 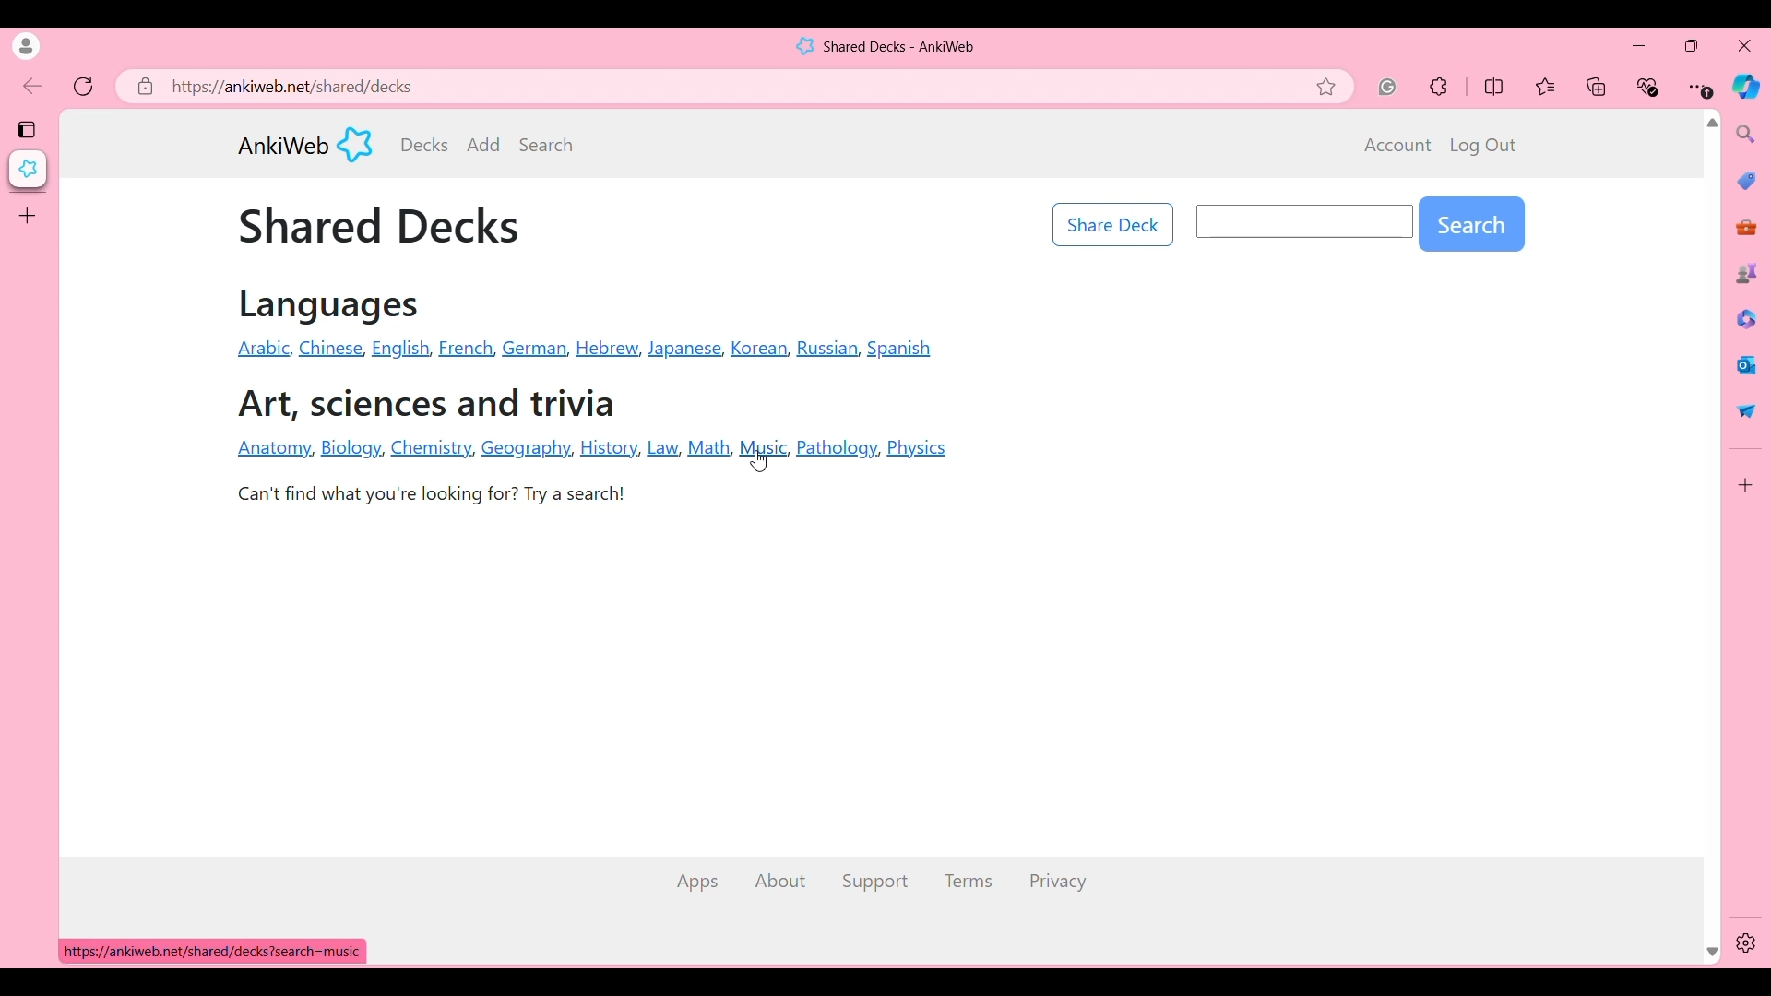 I want to click on Geography, so click(x=523, y=447).